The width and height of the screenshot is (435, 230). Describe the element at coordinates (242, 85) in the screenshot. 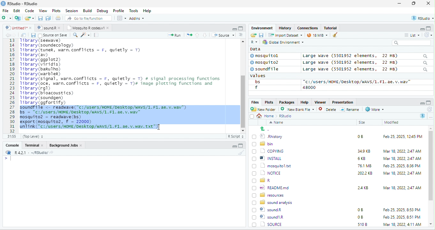

I see `scroll bar` at that location.